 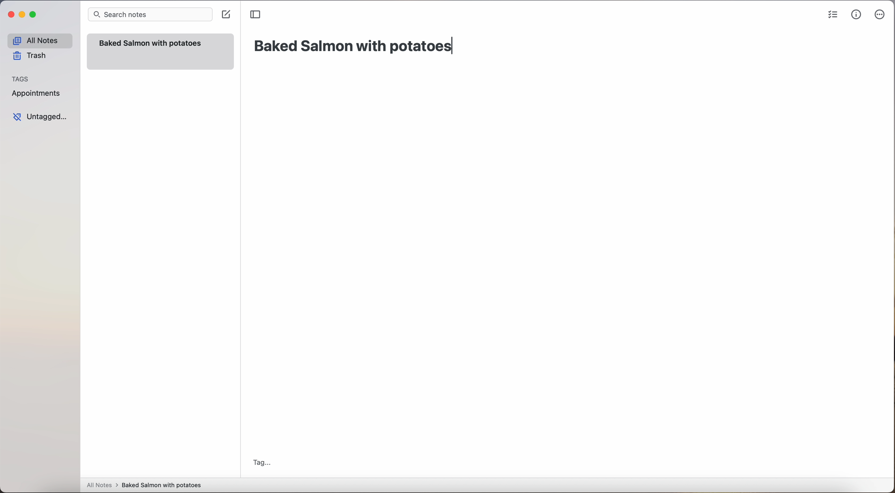 What do you see at coordinates (881, 15) in the screenshot?
I see `more options` at bounding box center [881, 15].